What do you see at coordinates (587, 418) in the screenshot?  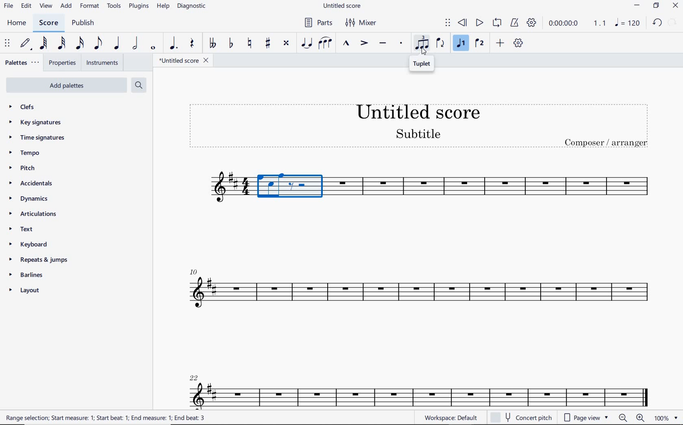 I see `PAGE VIEW` at bounding box center [587, 418].